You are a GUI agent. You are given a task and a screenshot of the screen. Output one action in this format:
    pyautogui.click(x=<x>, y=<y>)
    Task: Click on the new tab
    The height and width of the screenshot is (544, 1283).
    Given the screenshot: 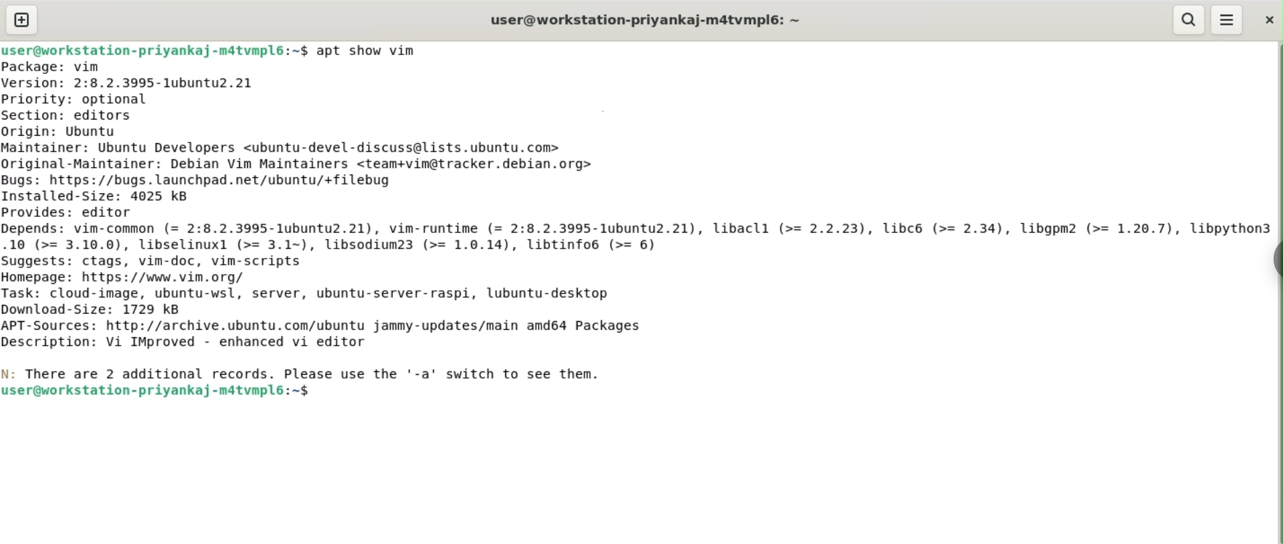 What is the action you would take?
    pyautogui.click(x=21, y=19)
    